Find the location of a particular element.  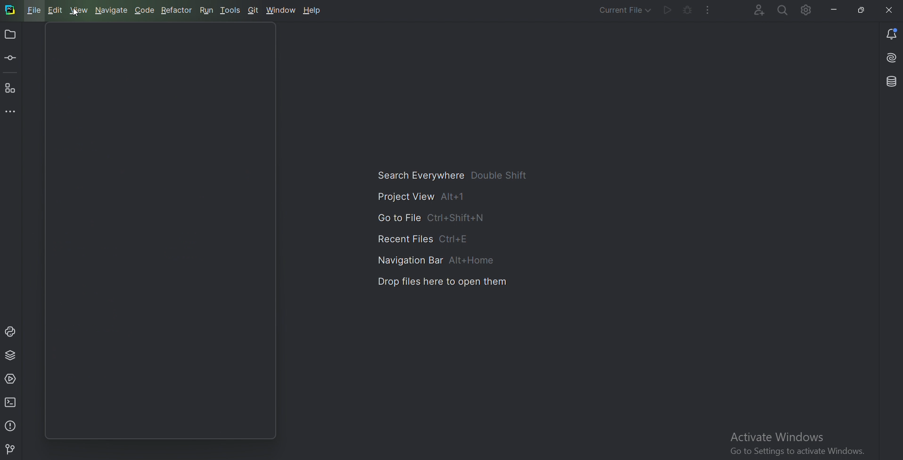

Navigate is located at coordinates (110, 9).